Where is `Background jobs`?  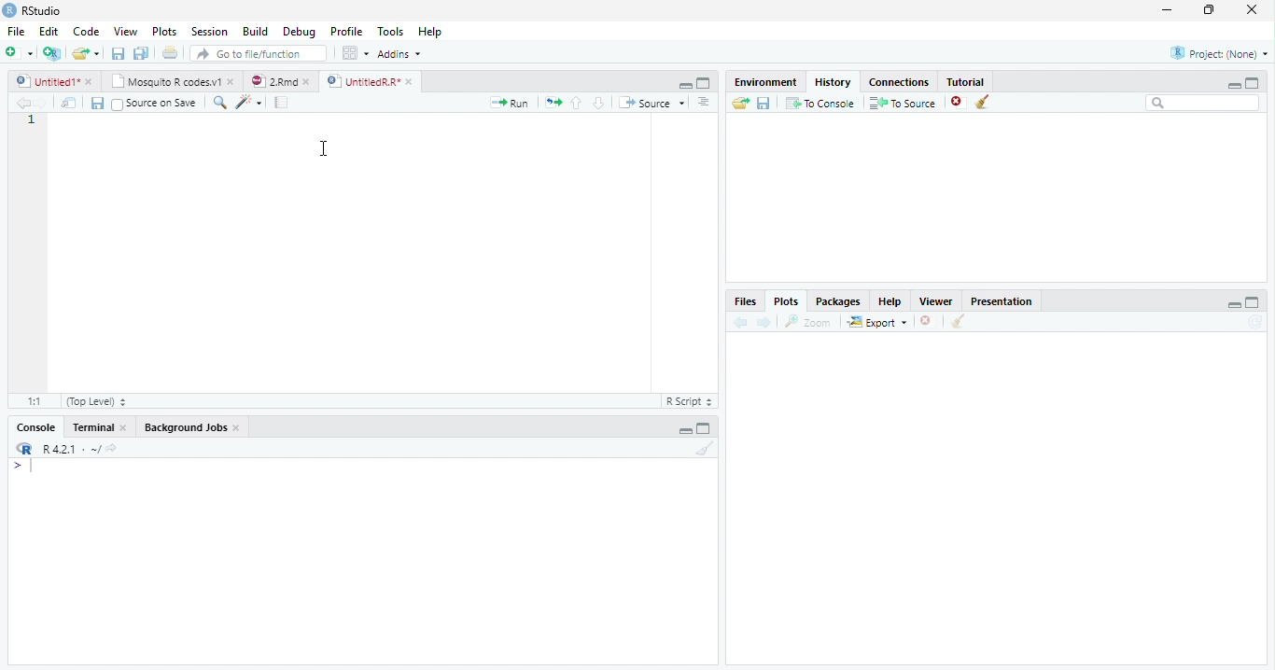
Background jobs is located at coordinates (192, 427).